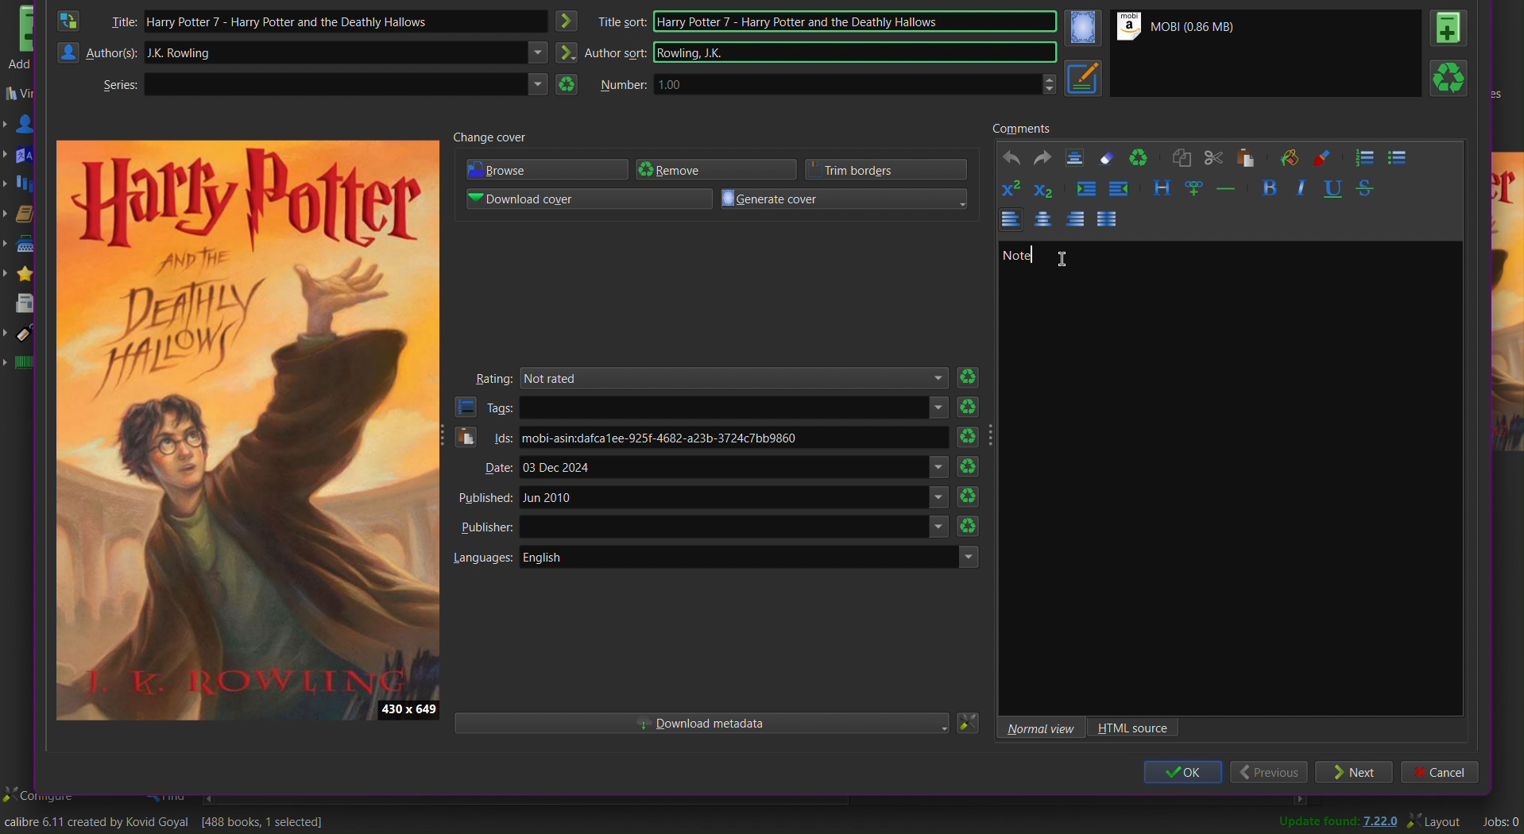 The height and width of the screenshot is (834, 1524). Describe the element at coordinates (857, 84) in the screenshot. I see `1.00` at that location.